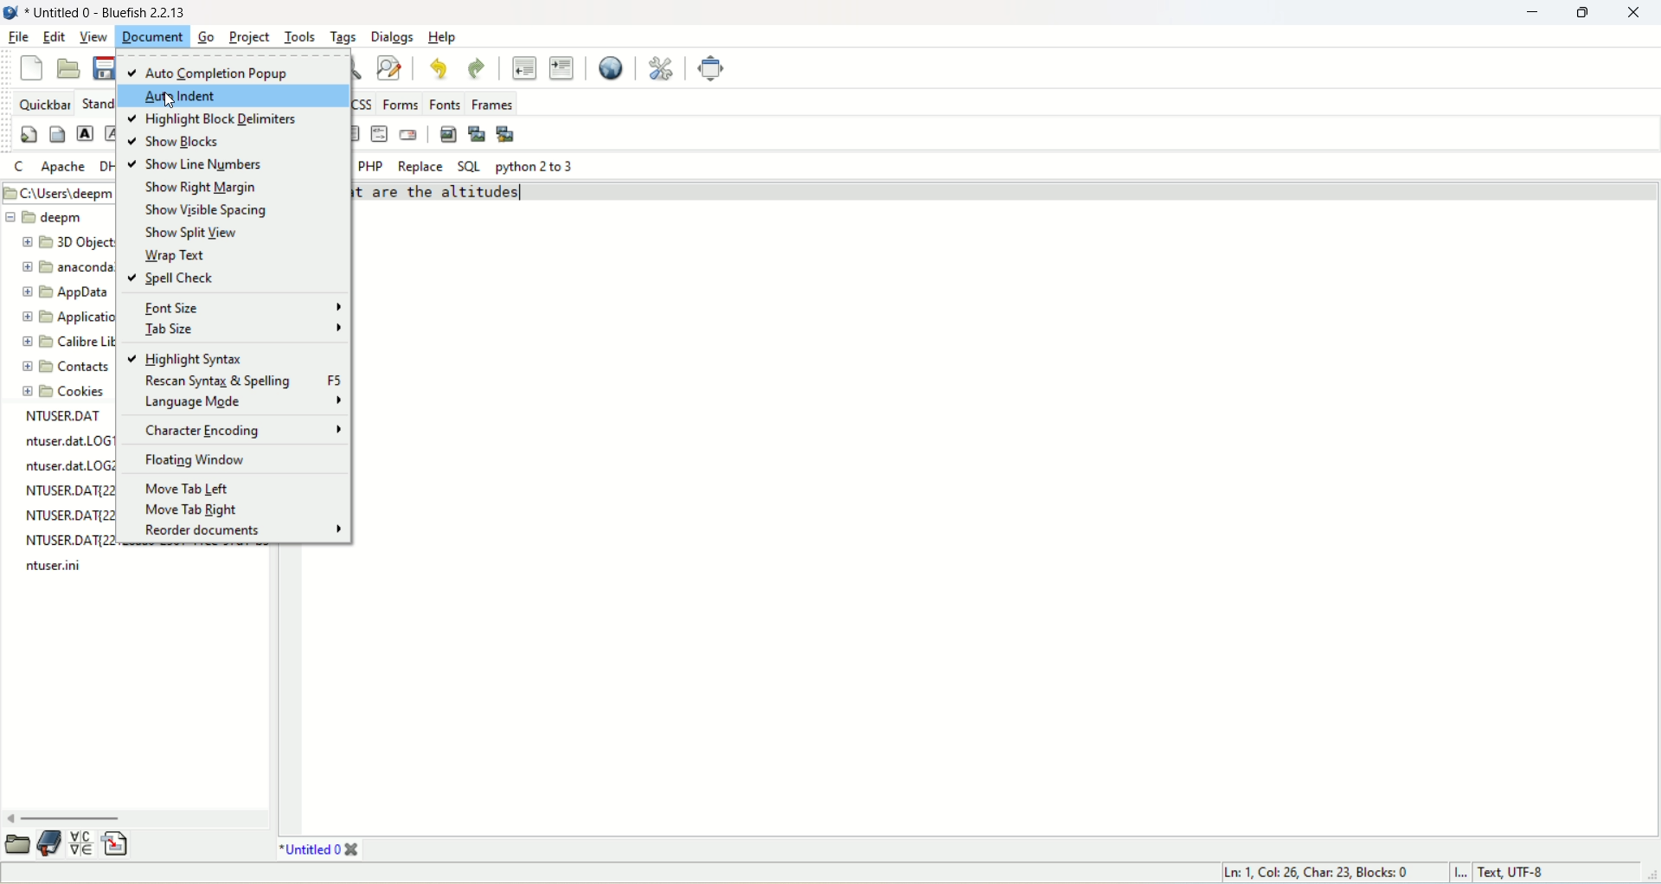  What do you see at coordinates (67, 391) in the screenshot?
I see `cookies` at bounding box center [67, 391].